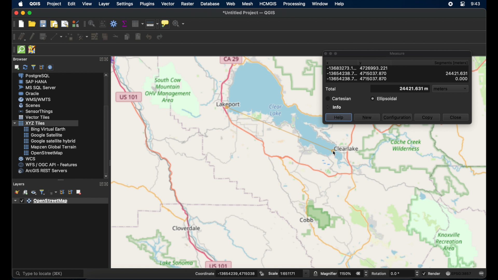 The height and width of the screenshot is (280, 498). I want to click on toggle editing, so click(31, 36).